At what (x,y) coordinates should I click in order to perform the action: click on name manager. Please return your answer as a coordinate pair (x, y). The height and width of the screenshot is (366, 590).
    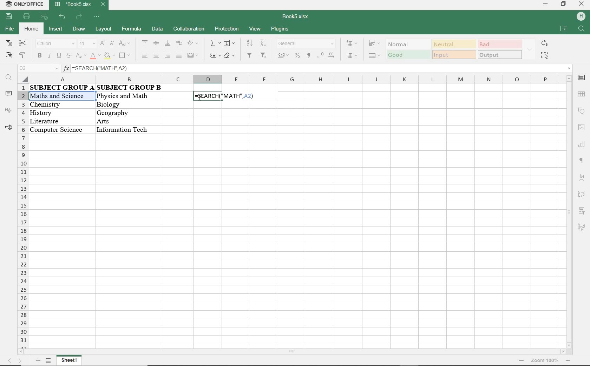
    Looking at the image, I should click on (38, 68).